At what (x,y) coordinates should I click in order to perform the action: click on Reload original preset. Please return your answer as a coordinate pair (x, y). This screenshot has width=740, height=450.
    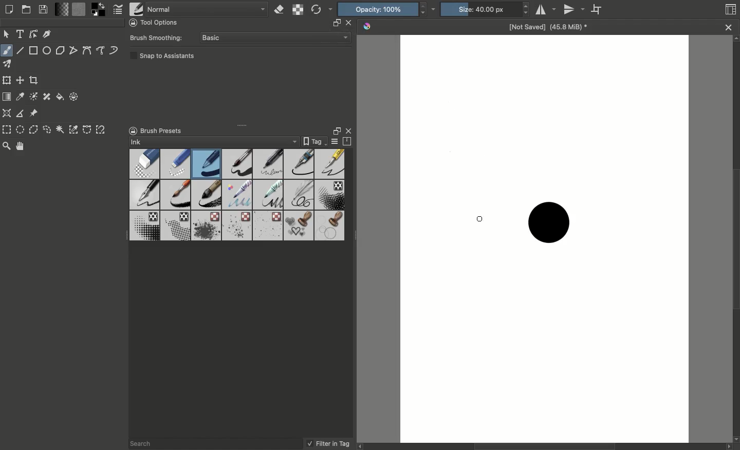
    Looking at the image, I should click on (321, 10).